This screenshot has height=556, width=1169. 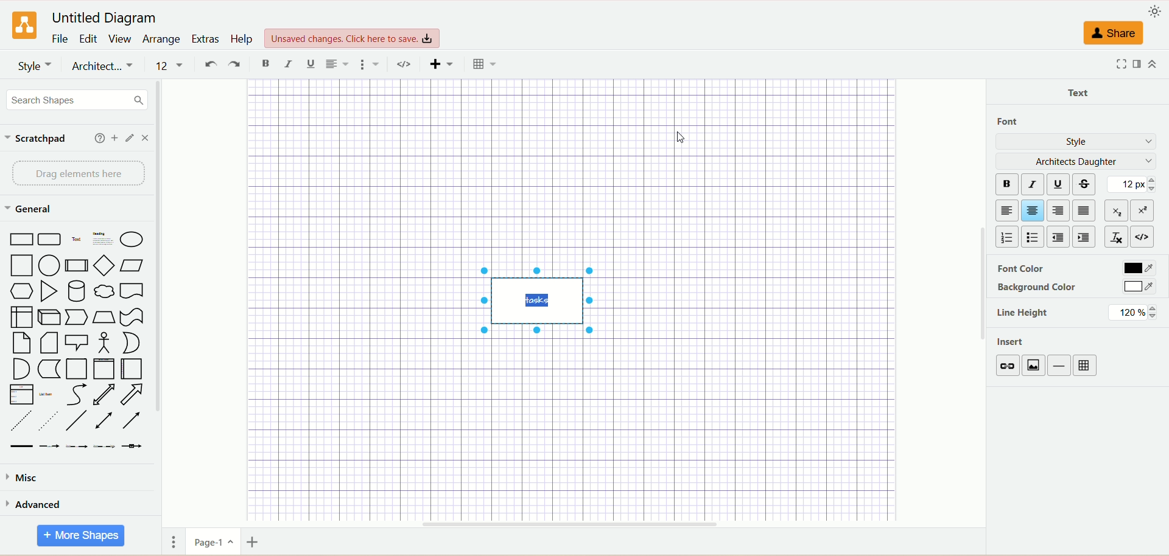 I want to click on Parallelogram, so click(x=132, y=265).